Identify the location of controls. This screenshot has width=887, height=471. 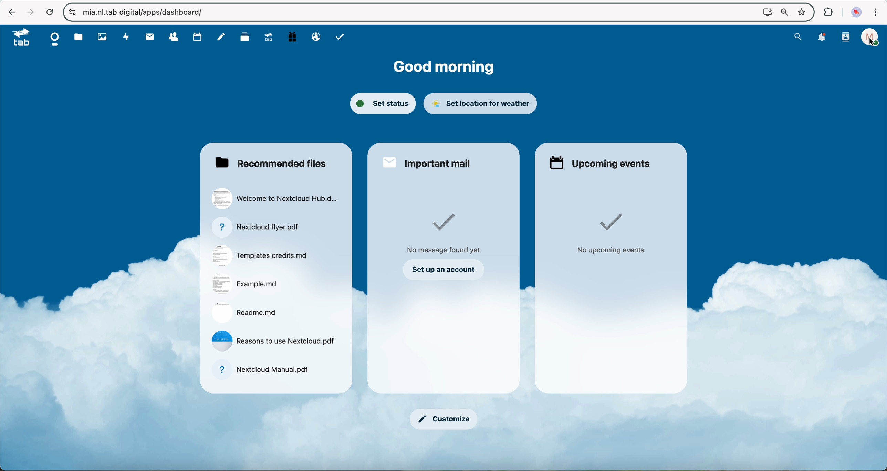
(73, 12).